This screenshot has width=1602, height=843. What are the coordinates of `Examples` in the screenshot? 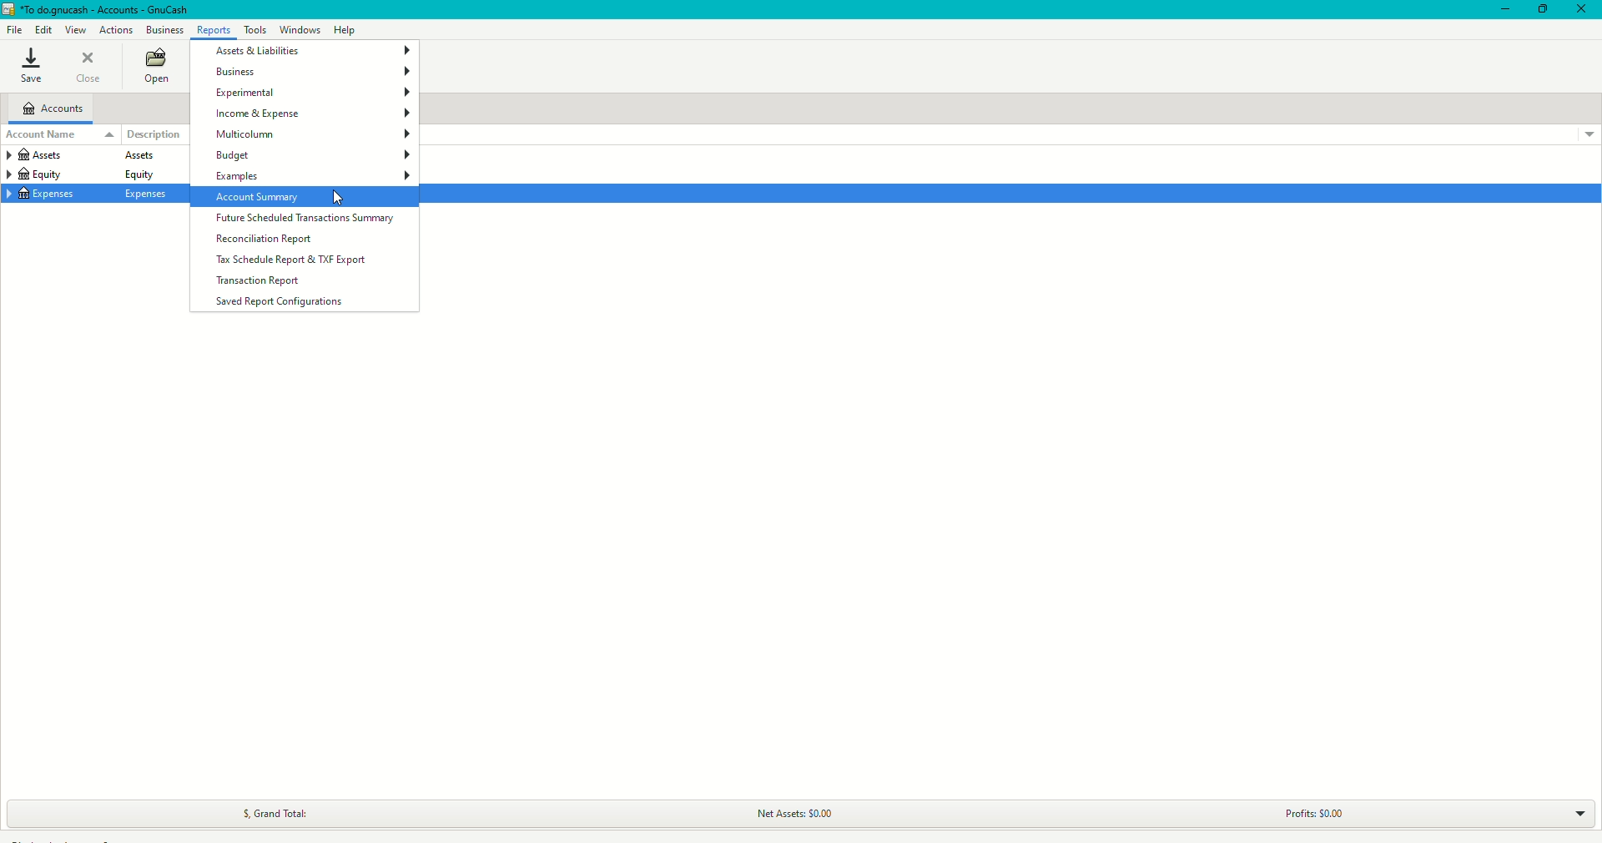 It's located at (314, 177).